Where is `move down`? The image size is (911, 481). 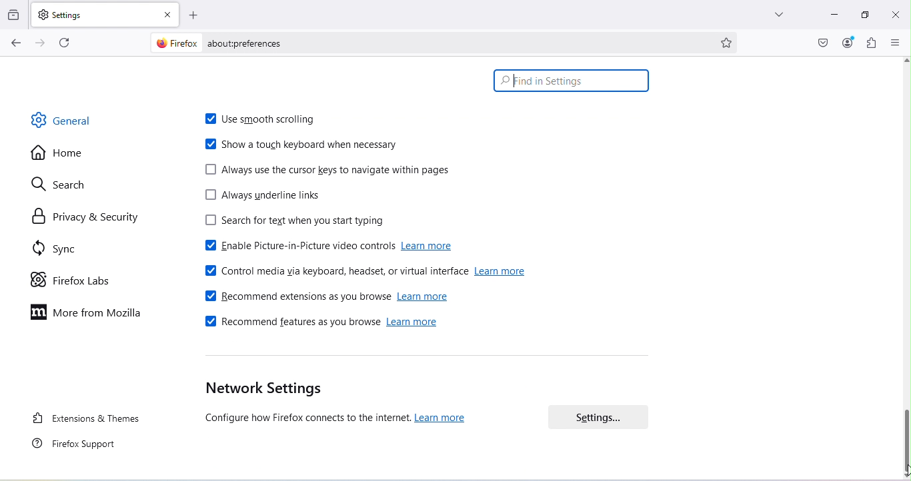
move down is located at coordinates (905, 476).